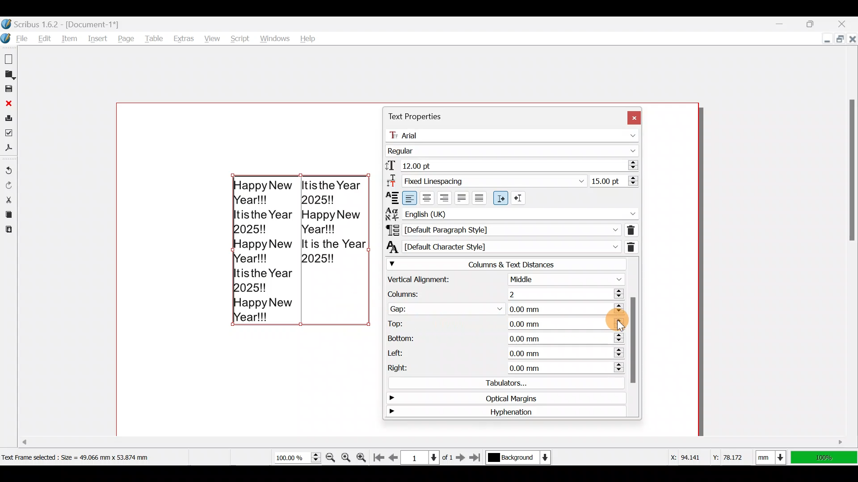 The width and height of the screenshot is (858, 482). Describe the element at coordinates (429, 197) in the screenshot. I see `Align text center` at that location.